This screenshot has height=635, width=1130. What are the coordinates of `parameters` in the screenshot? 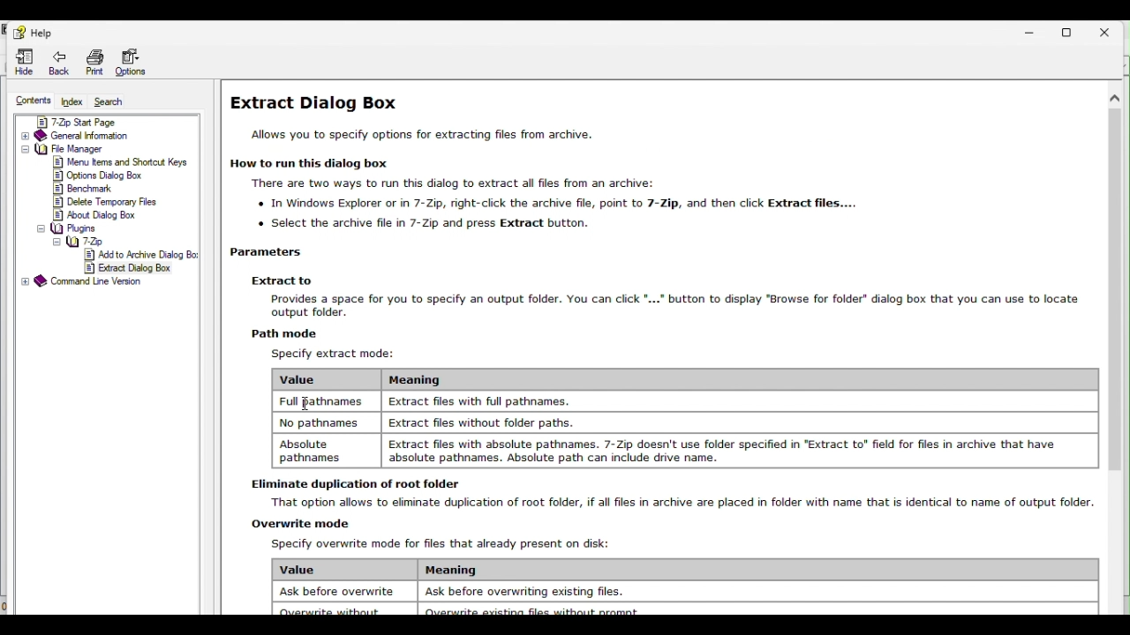 It's located at (279, 252).